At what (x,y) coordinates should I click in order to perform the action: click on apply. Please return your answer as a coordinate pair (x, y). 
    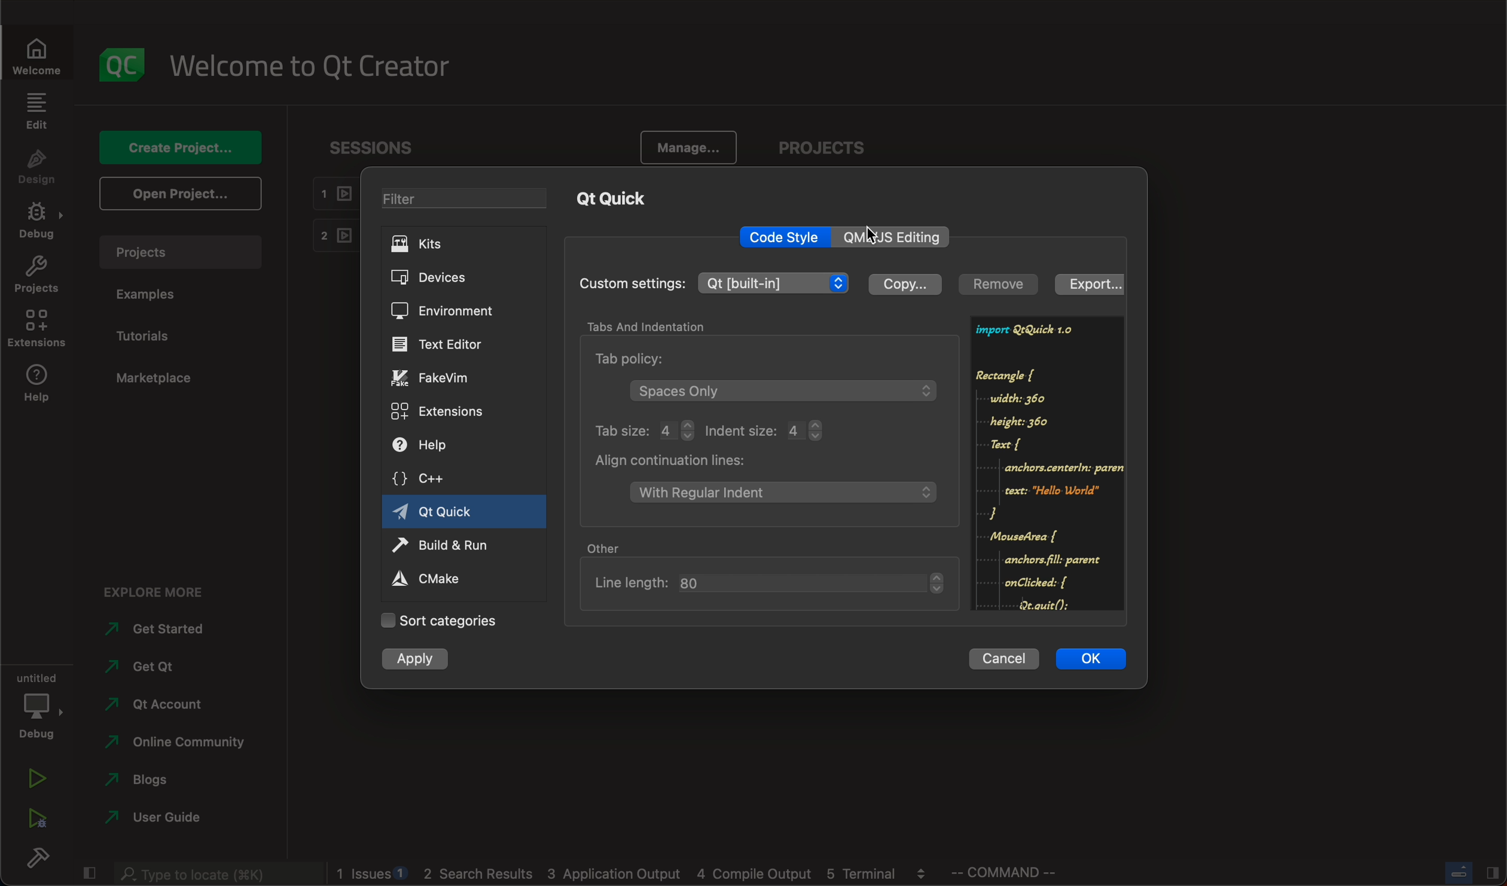
    Looking at the image, I should click on (429, 659).